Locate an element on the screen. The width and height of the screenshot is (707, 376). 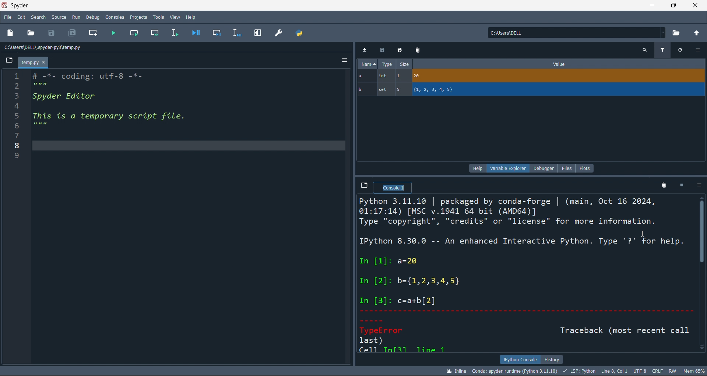
a, int, 1, 20 is located at coordinates (529, 77).